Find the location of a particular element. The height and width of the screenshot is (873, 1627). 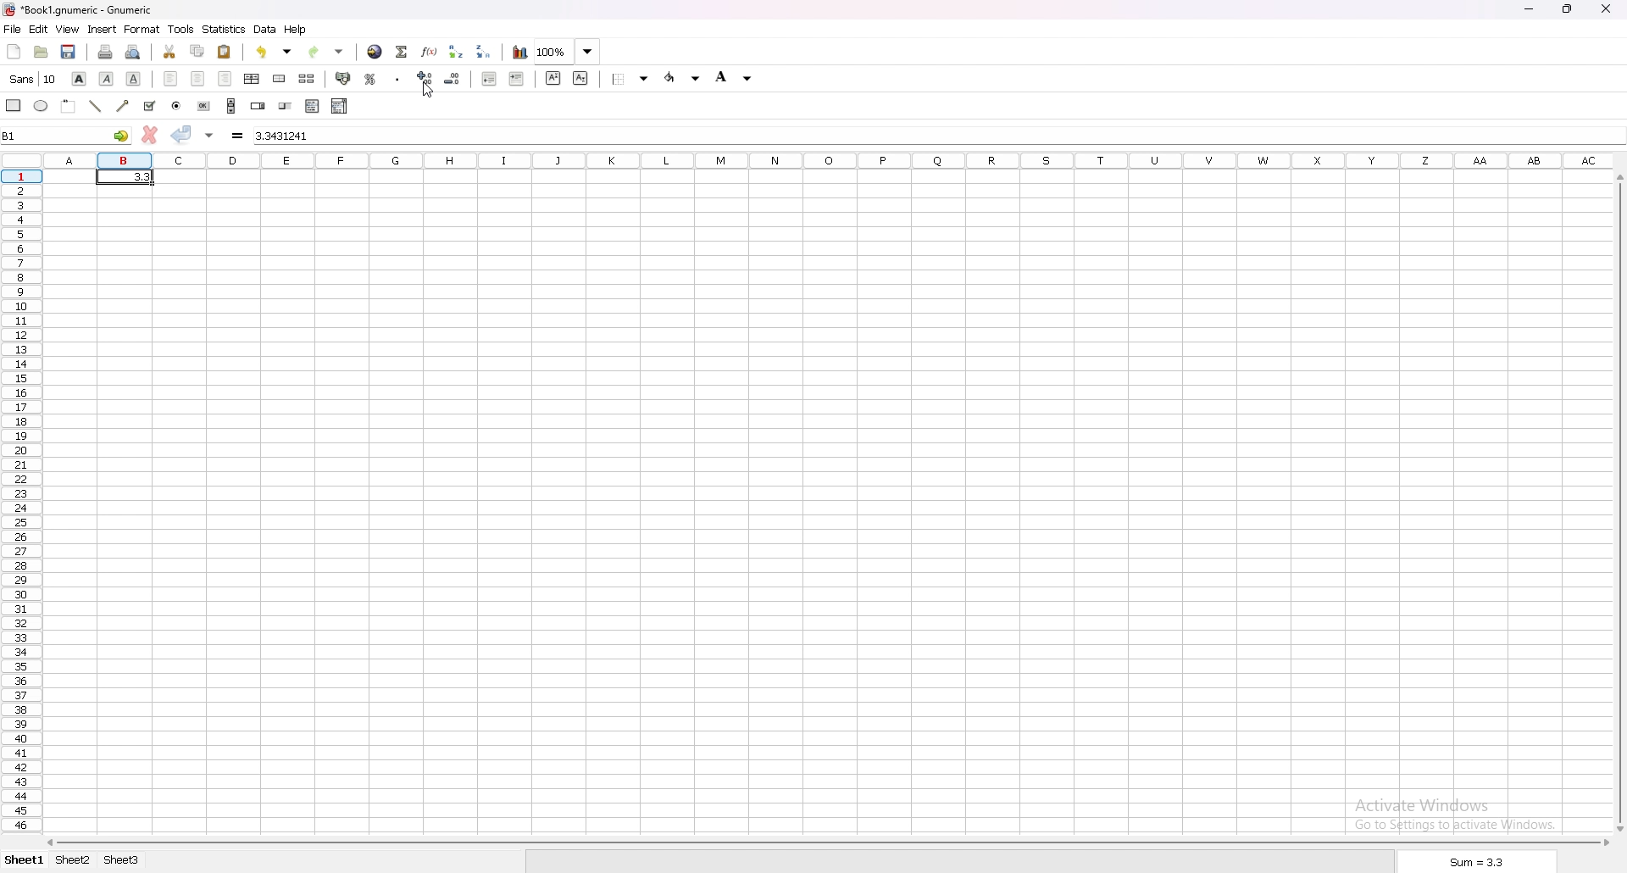

statistics is located at coordinates (225, 29).